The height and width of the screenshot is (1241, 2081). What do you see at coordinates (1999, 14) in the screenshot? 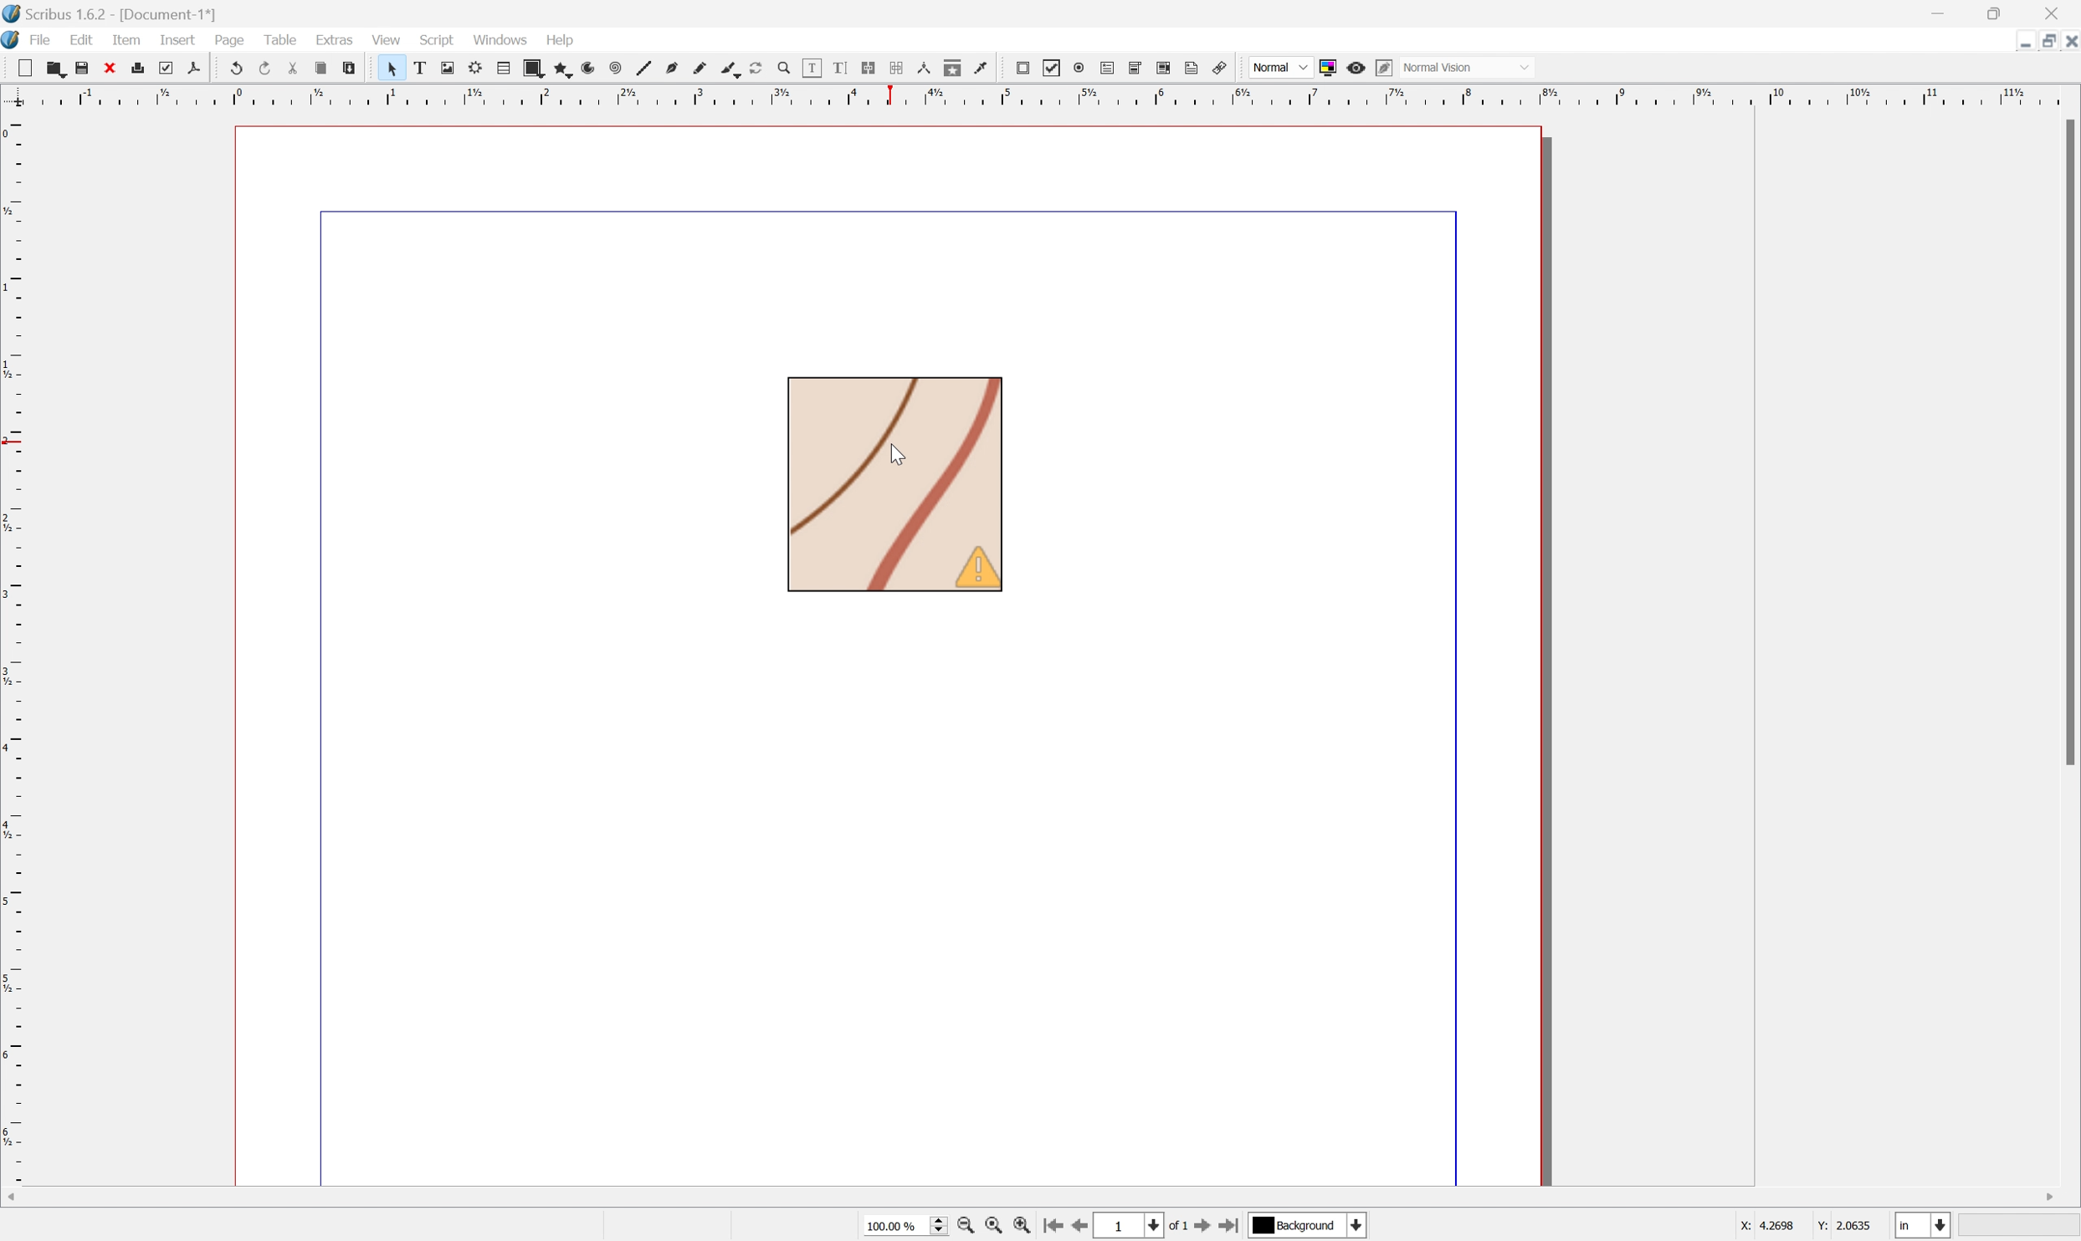
I see `Restore down` at bounding box center [1999, 14].